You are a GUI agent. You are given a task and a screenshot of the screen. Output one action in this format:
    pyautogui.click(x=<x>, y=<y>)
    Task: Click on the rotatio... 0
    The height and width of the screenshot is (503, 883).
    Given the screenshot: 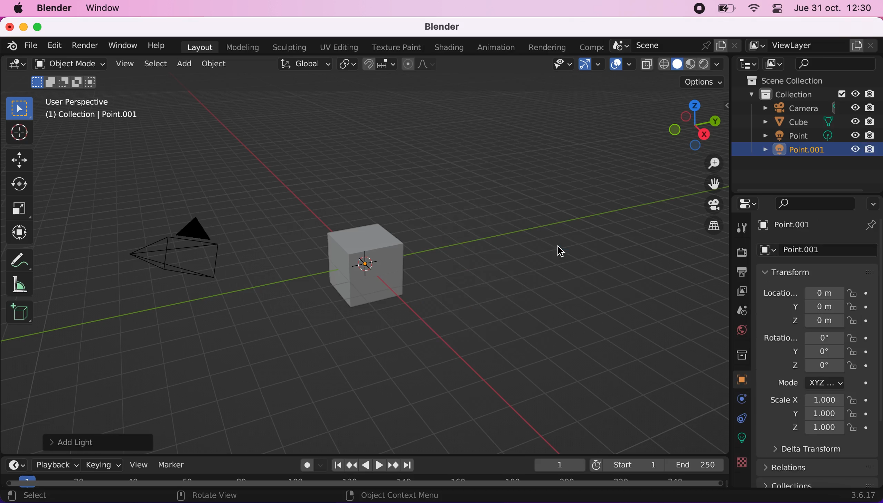 What is the action you would take?
    pyautogui.click(x=803, y=336)
    